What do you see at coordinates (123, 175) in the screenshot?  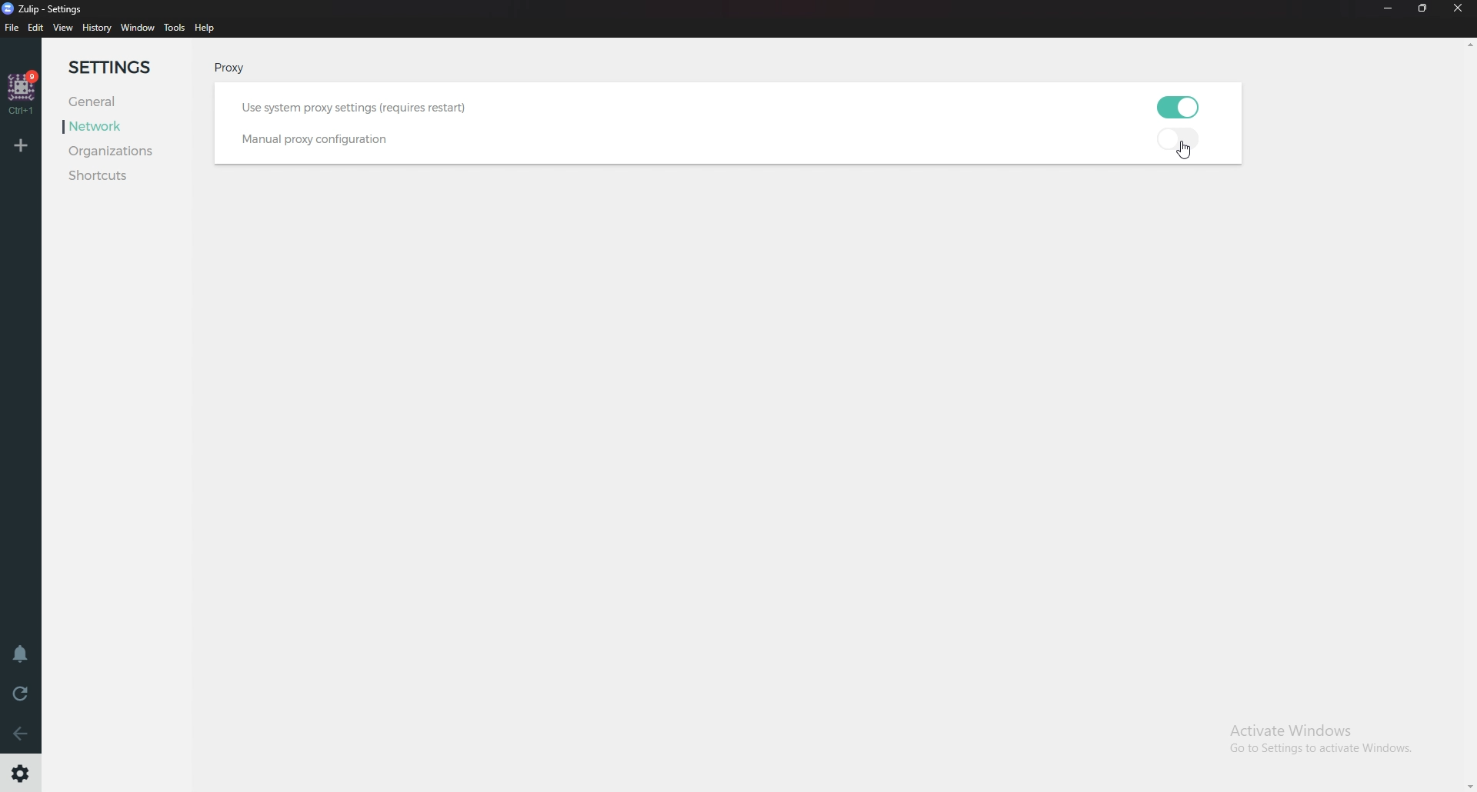 I see `Shortcuts` at bounding box center [123, 175].